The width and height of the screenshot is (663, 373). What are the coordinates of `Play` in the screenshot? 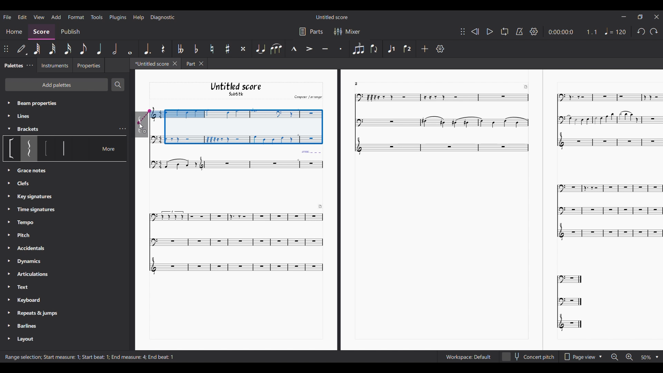 It's located at (490, 32).